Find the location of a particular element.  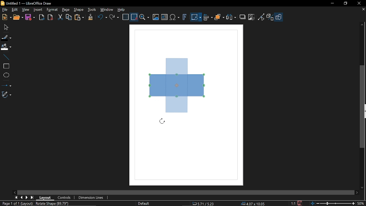

50% (Current Zoom) is located at coordinates (362, 203).